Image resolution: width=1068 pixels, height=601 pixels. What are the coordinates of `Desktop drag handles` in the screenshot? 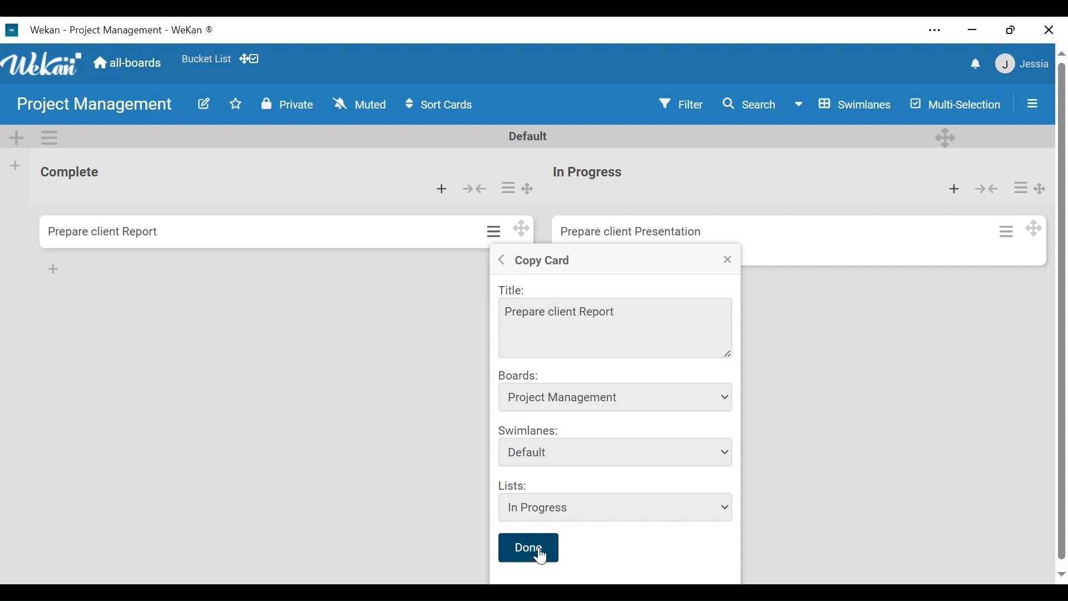 It's located at (521, 228).